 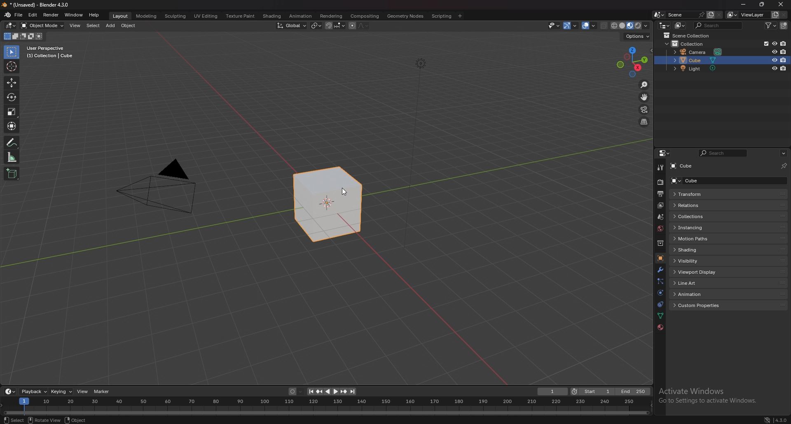 What do you see at coordinates (775, 15) in the screenshot?
I see `add viewlayer` at bounding box center [775, 15].